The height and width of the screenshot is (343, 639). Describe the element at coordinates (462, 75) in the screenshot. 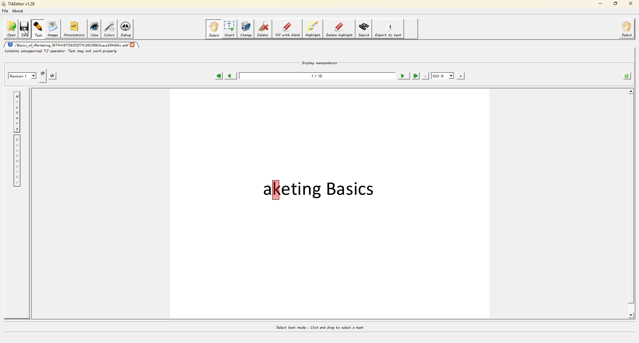

I see `zoom in` at that location.